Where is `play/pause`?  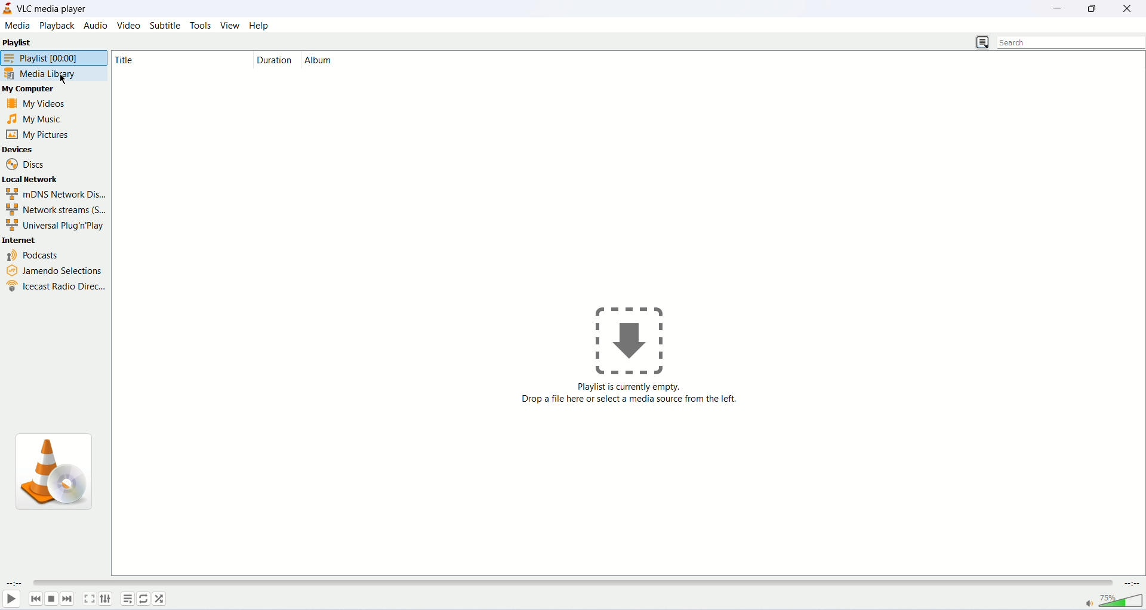
play/pause is located at coordinates (11, 601).